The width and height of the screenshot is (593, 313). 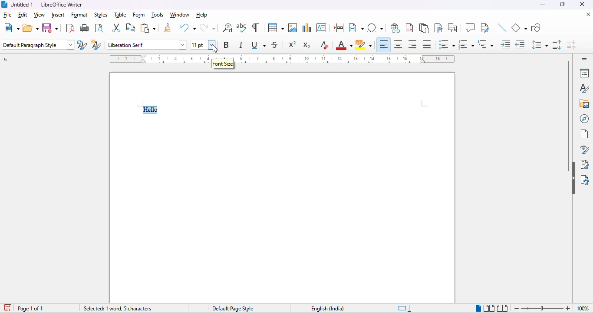 I want to click on decrease indent, so click(x=520, y=45).